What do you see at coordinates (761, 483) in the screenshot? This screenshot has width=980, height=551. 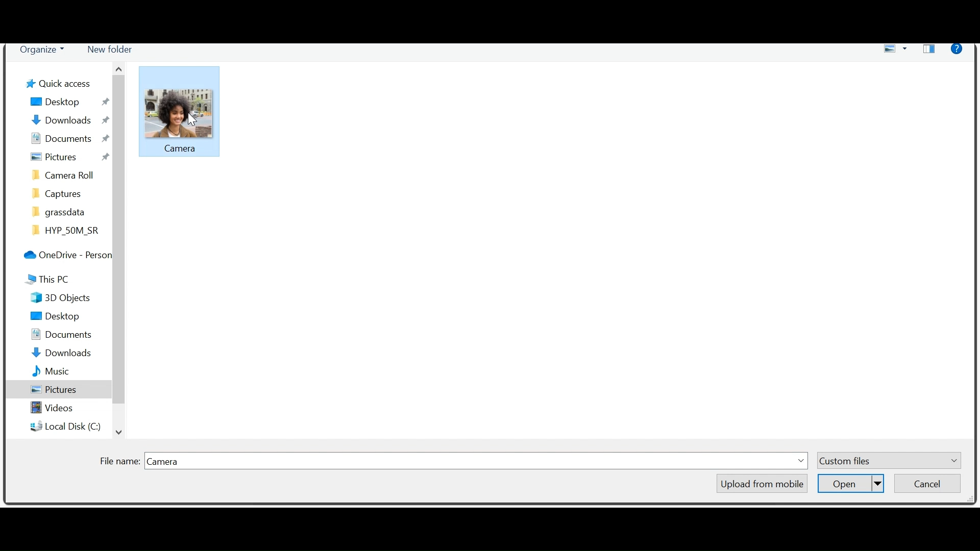 I see `Upload from mobile` at bounding box center [761, 483].